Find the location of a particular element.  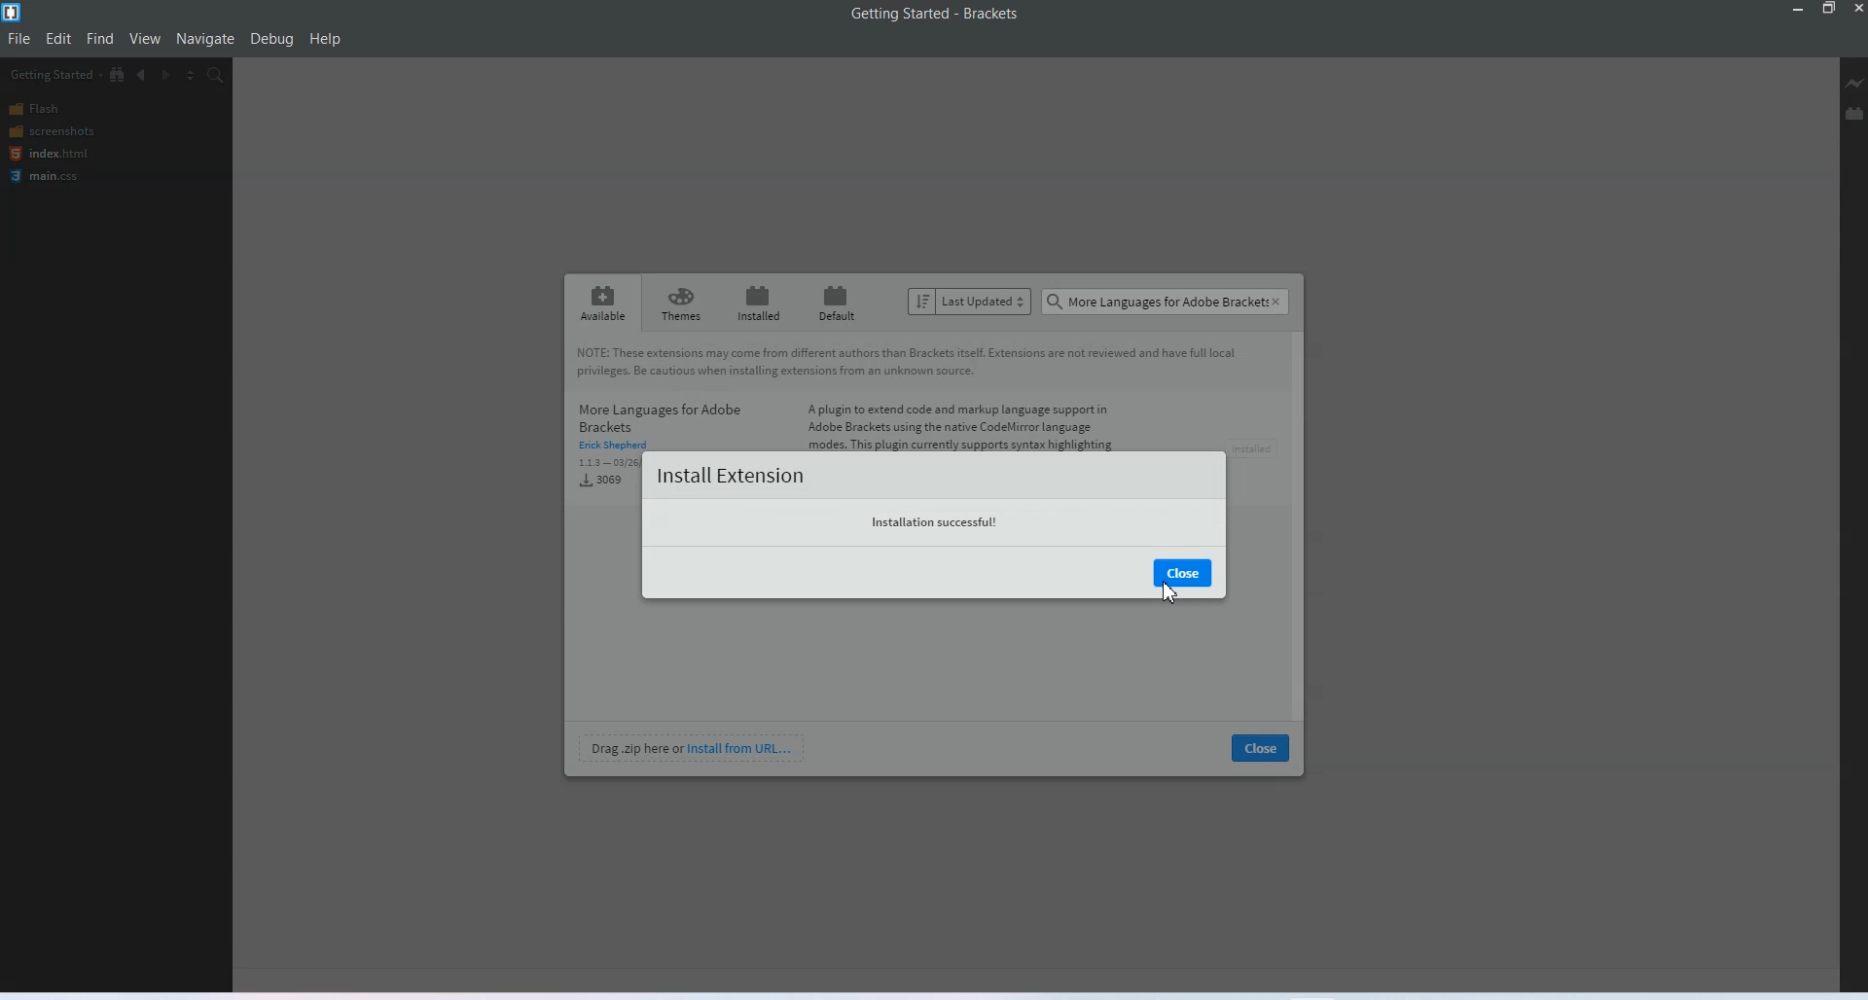

File is located at coordinates (18, 40).